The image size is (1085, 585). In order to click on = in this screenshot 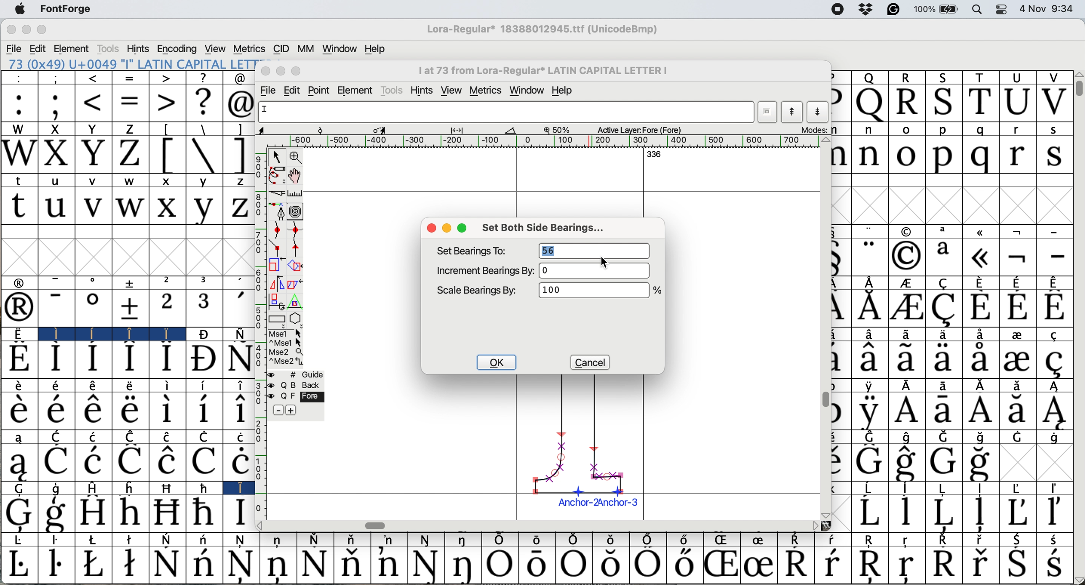, I will do `click(132, 78)`.